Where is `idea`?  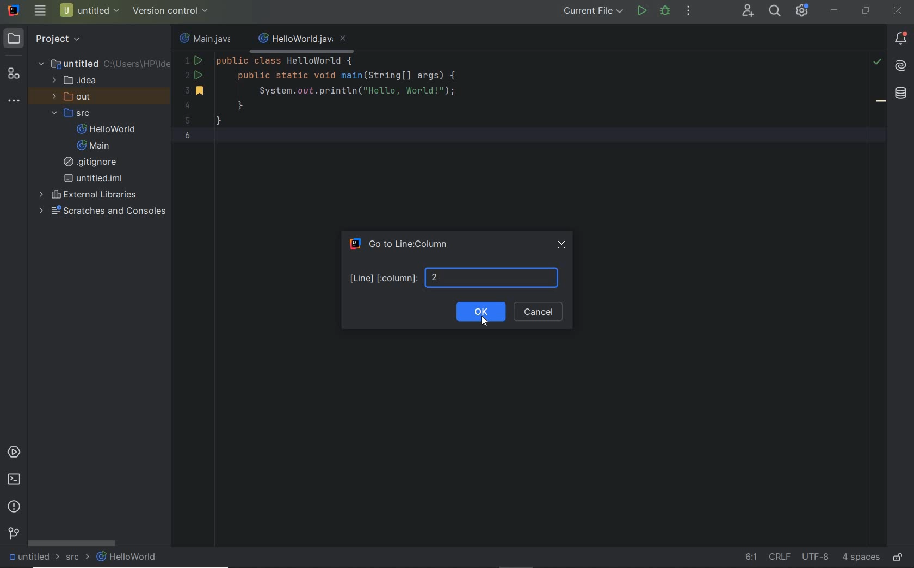
idea is located at coordinates (76, 79).